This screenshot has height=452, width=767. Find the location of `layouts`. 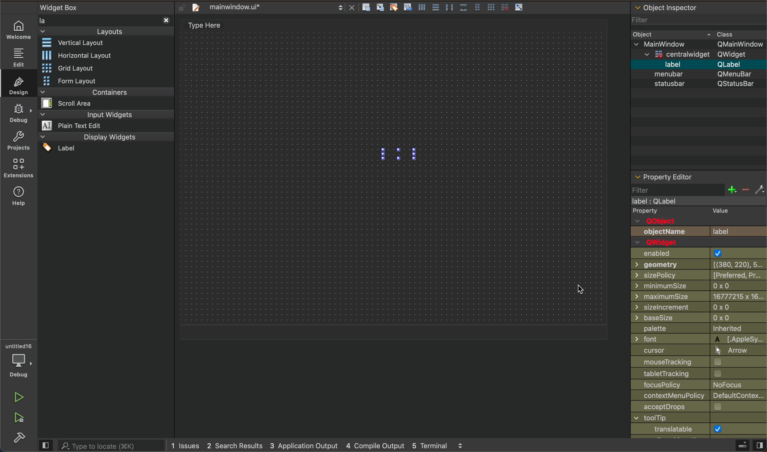

layouts is located at coordinates (105, 26).